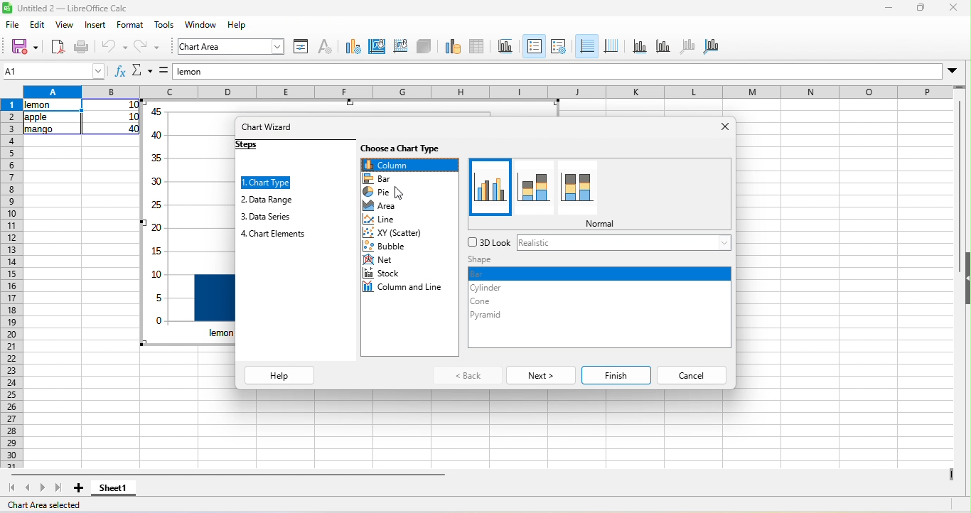 The width and height of the screenshot is (971, 513). What do you see at coordinates (507, 45) in the screenshot?
I see `titles` at bounding box center [507, 45].